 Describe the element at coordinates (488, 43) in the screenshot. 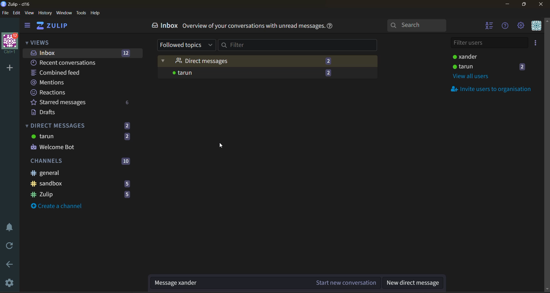

I see `filter users` at that location.